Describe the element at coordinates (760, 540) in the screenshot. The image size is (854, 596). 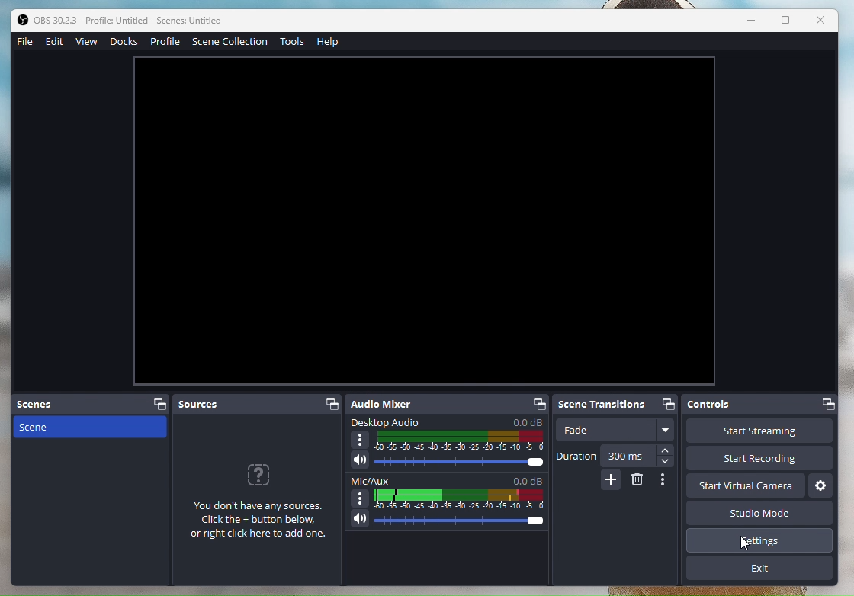
I see `Settings` at that location.